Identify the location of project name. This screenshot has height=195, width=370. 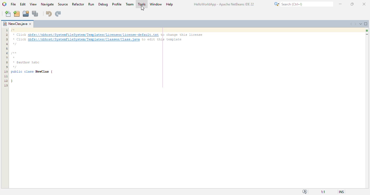
(14, 24).